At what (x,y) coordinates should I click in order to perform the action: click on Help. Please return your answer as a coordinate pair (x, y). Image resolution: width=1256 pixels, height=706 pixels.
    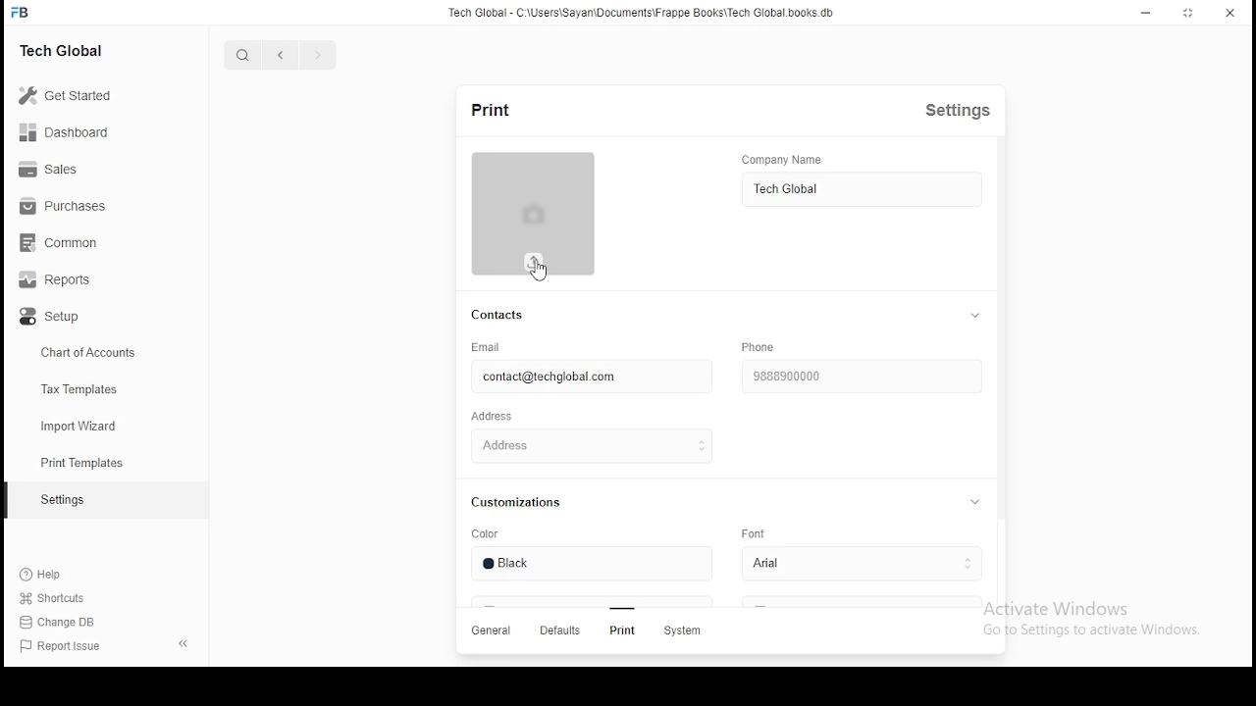
    Looking at the image, I should click on (55, 577).